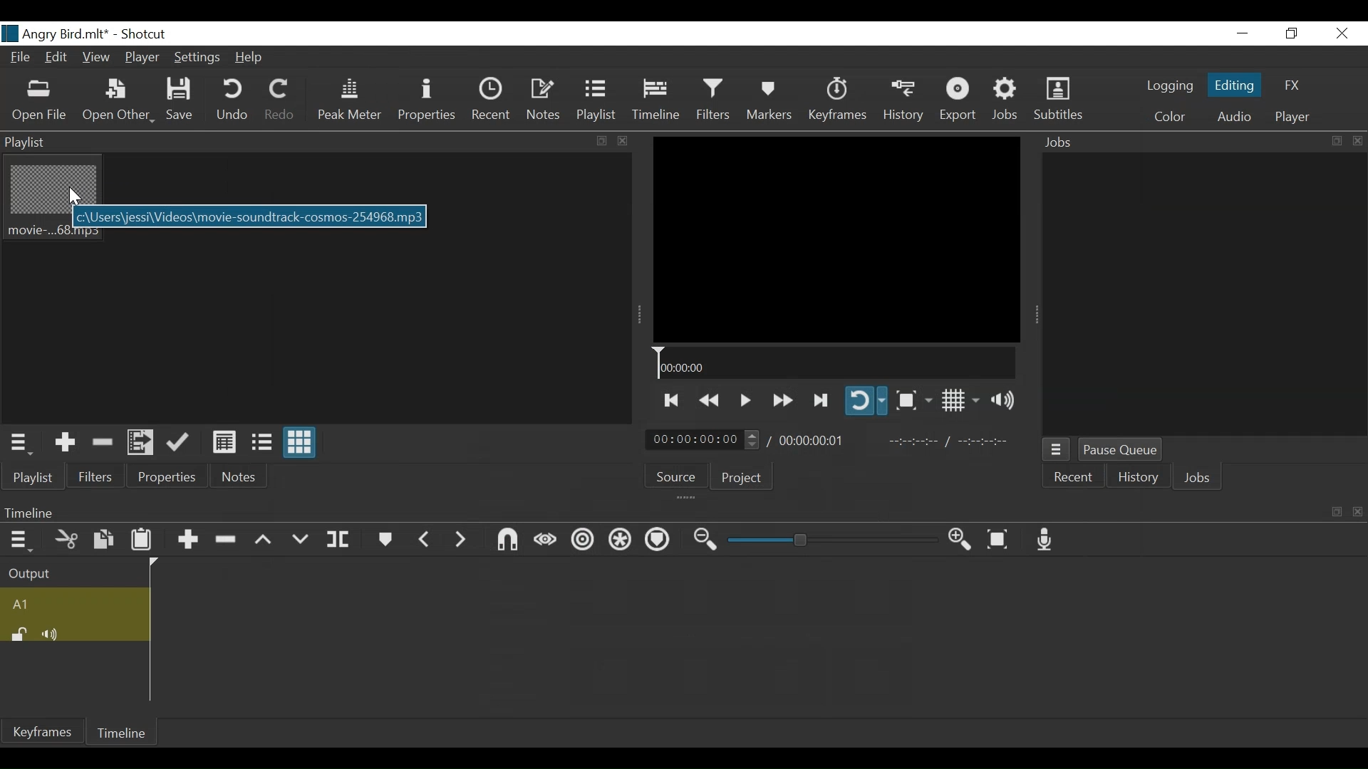 The image size is (1368, 769). I want to click on Copy, so click(103, 539).